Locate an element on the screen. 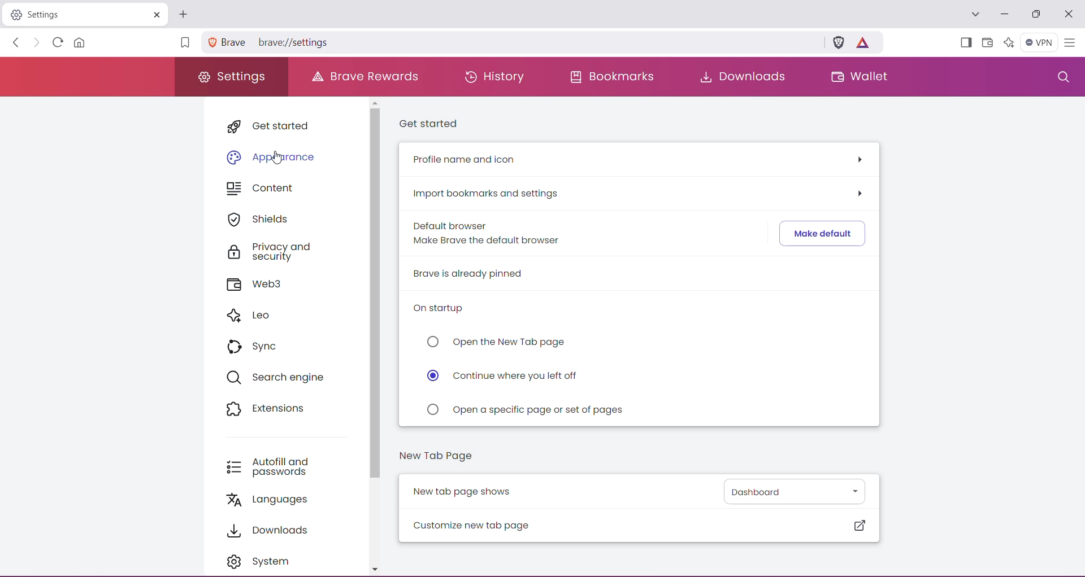 This screenshot has height=577, width=1085. cursor is located at coordinates (279, 157).